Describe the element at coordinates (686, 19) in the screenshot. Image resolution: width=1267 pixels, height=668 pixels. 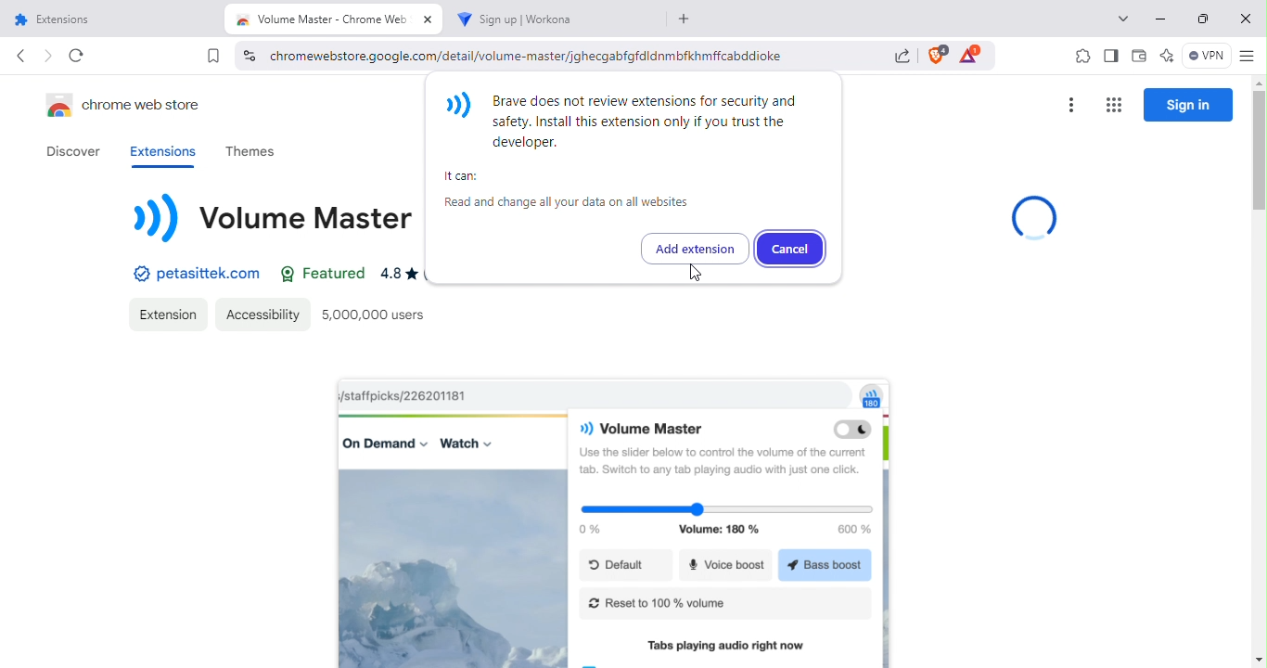
I see `new tab ` at that location.